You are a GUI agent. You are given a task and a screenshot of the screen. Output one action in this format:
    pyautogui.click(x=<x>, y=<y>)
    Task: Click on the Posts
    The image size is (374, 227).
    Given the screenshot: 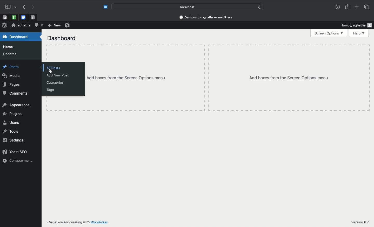 What is the action you would take?
    pyautogui.click(x=11, y=67)
    